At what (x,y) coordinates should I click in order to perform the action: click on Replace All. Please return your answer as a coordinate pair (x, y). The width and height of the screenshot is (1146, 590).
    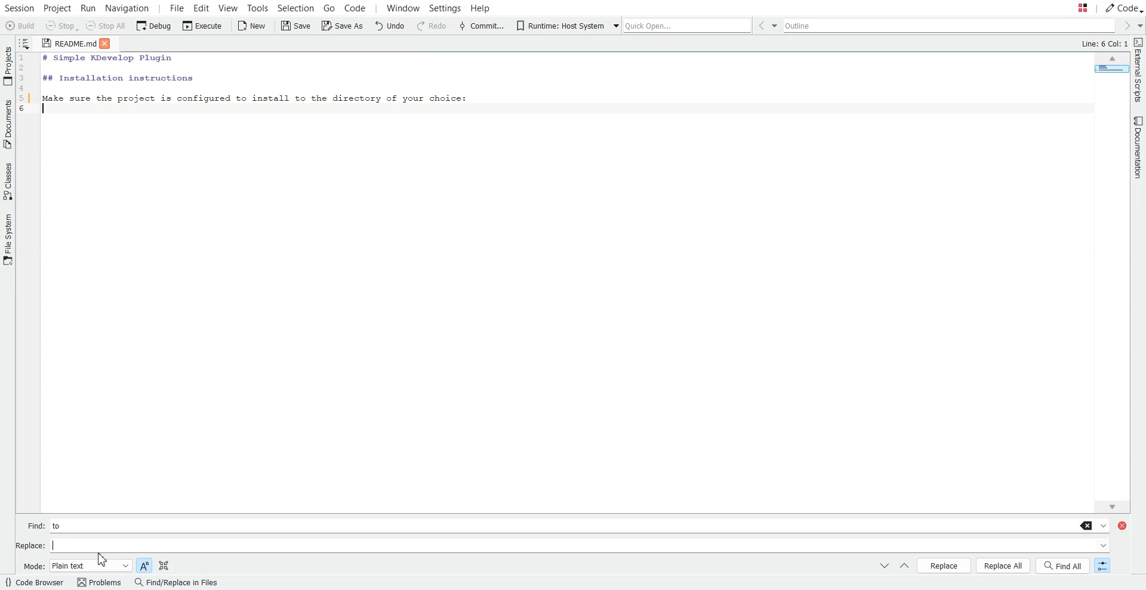
    Looking at the image, I should click on (1004, 566).